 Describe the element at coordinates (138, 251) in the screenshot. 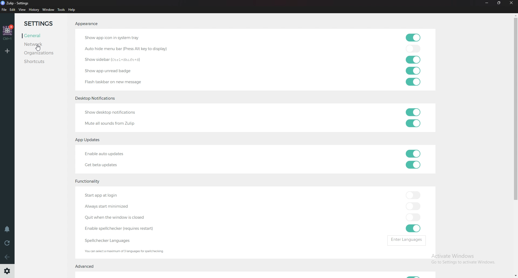

I see `info` at that location.